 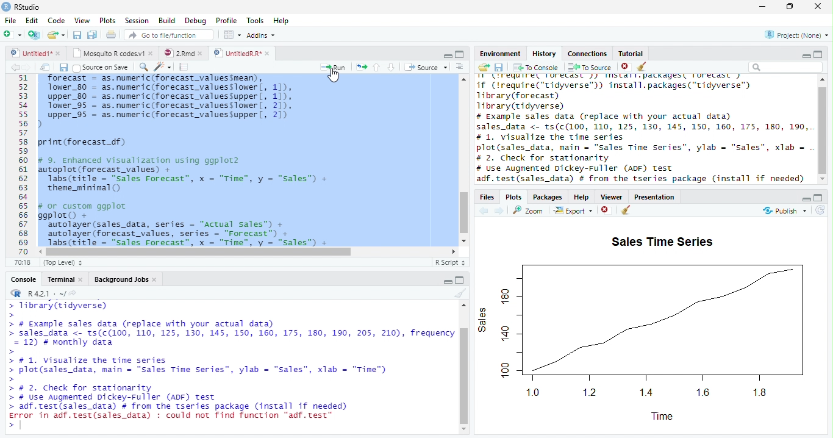 I want to click on Files, so click(x=488, y=197).